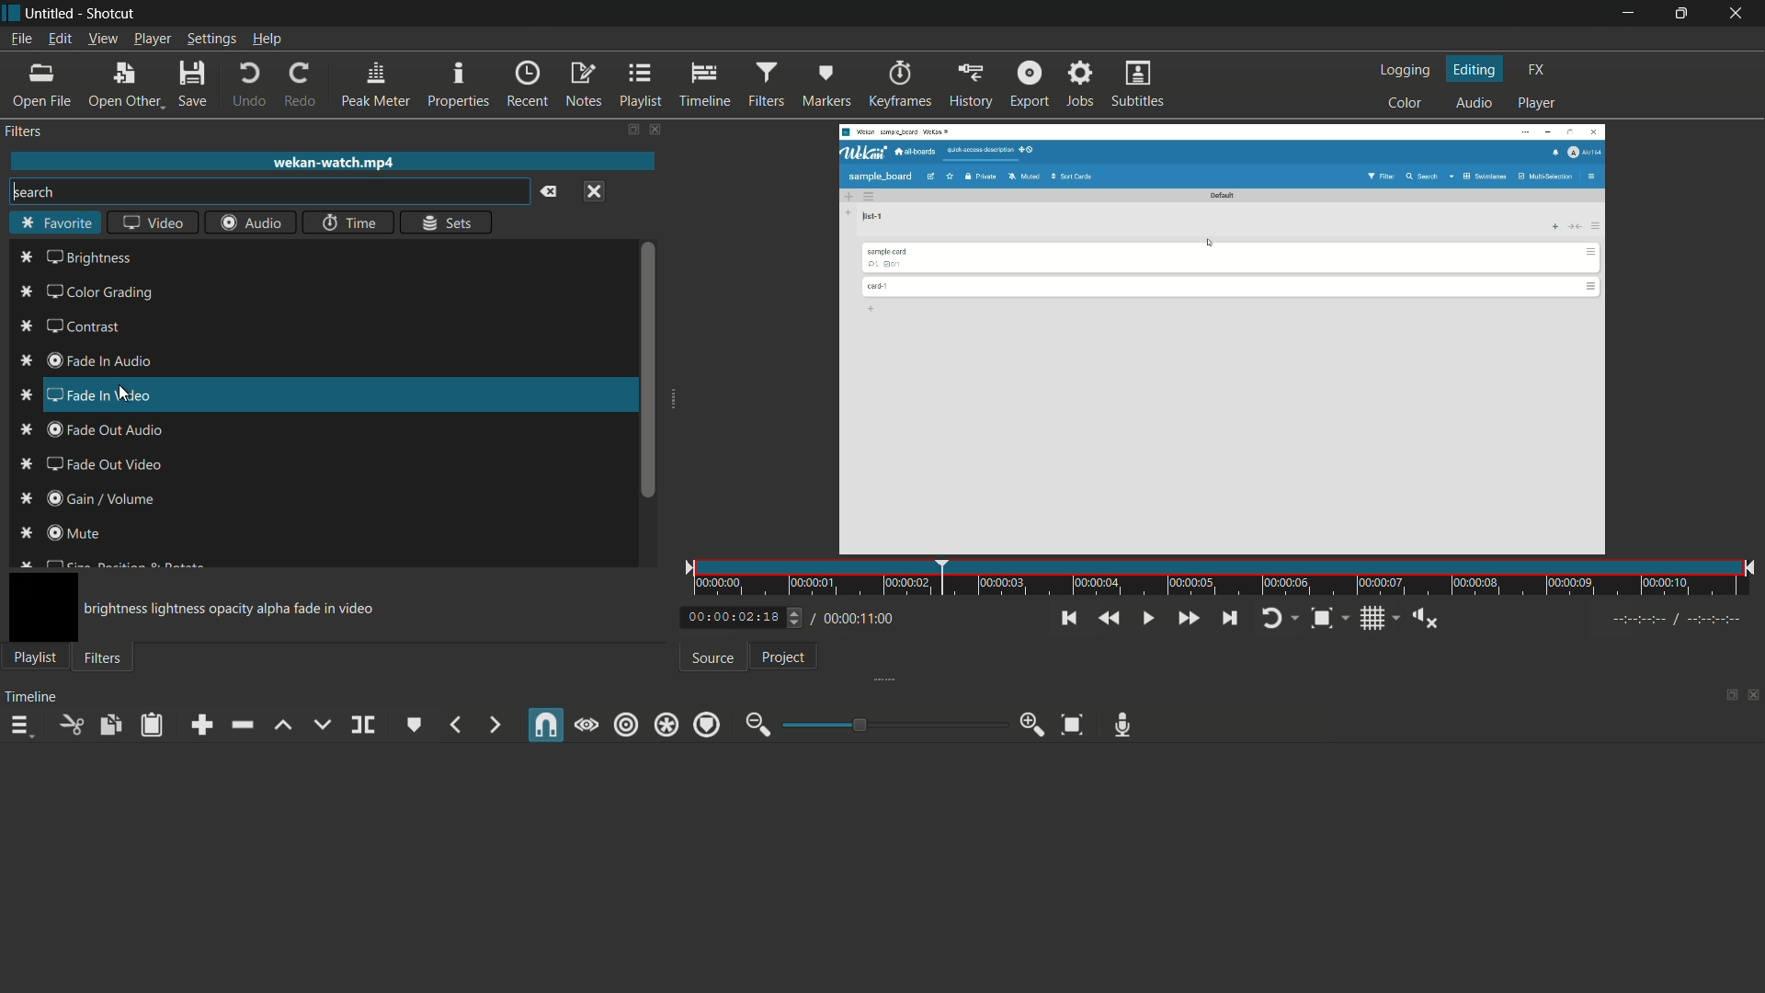  I want to click on next marker, so click(490, 725).